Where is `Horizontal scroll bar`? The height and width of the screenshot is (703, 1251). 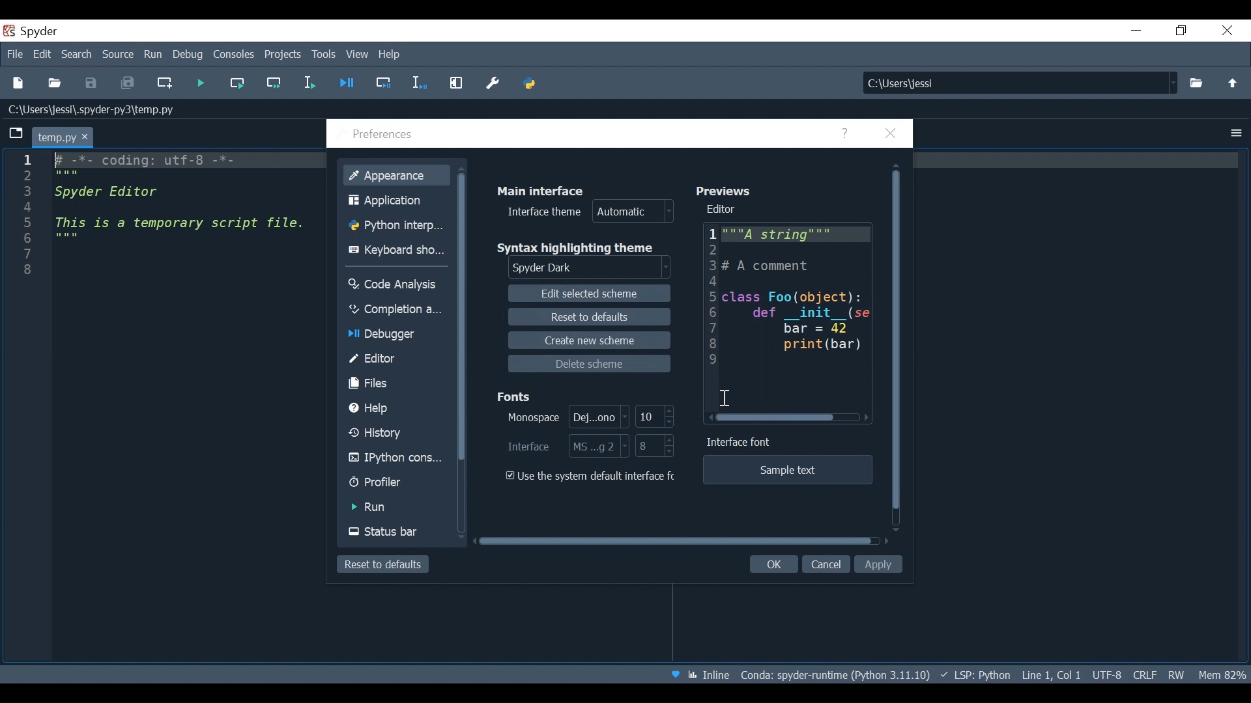 Horizontal scroll bar is located at coordinates (675, 540).